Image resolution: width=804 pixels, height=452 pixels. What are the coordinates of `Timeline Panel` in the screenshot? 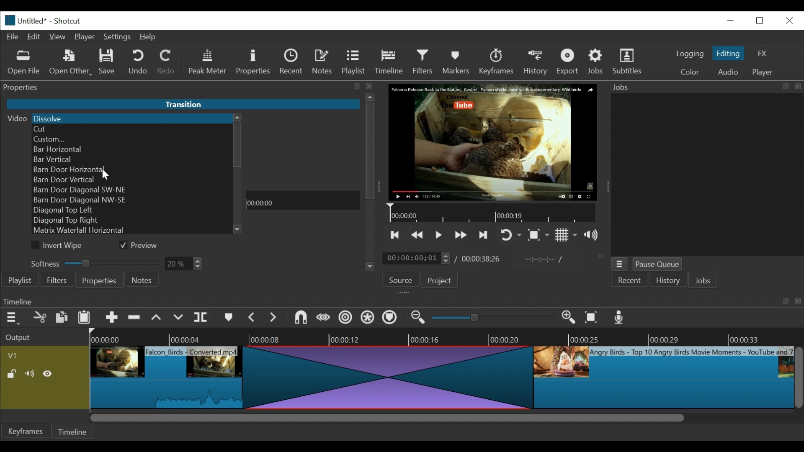 It's located at (401, 301).